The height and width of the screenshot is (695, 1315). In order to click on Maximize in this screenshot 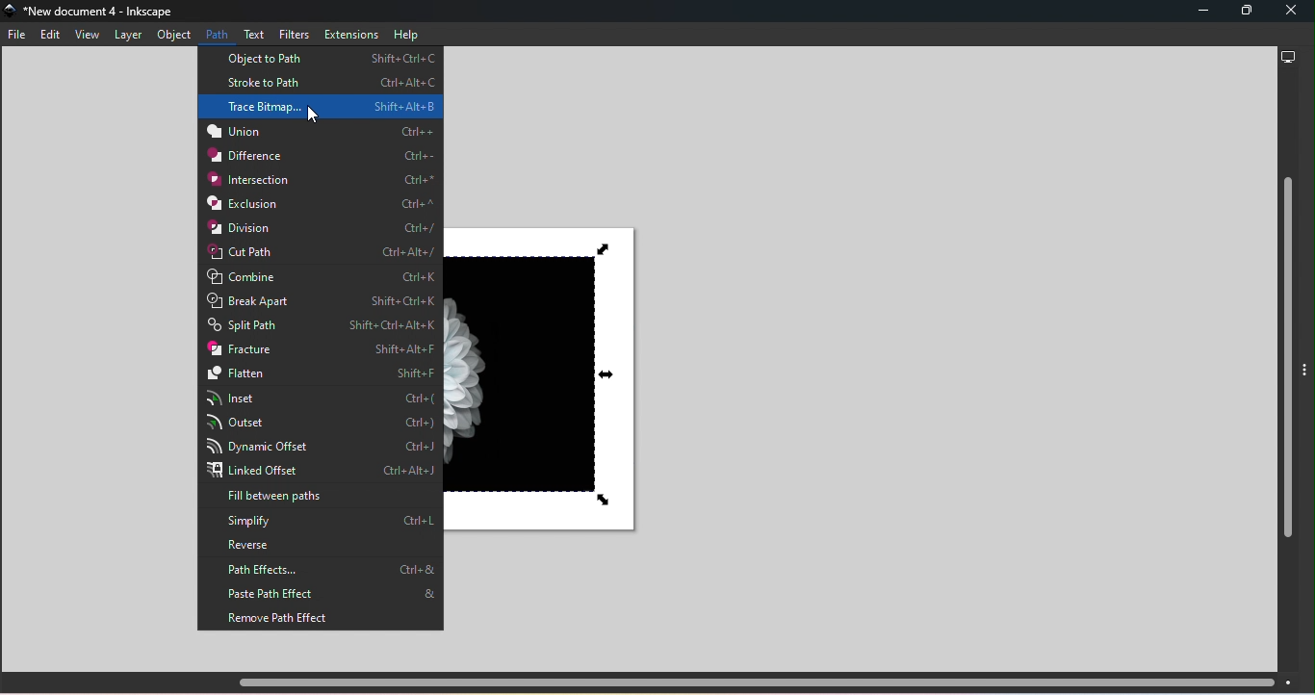, I will do `click(1244, 13)`.